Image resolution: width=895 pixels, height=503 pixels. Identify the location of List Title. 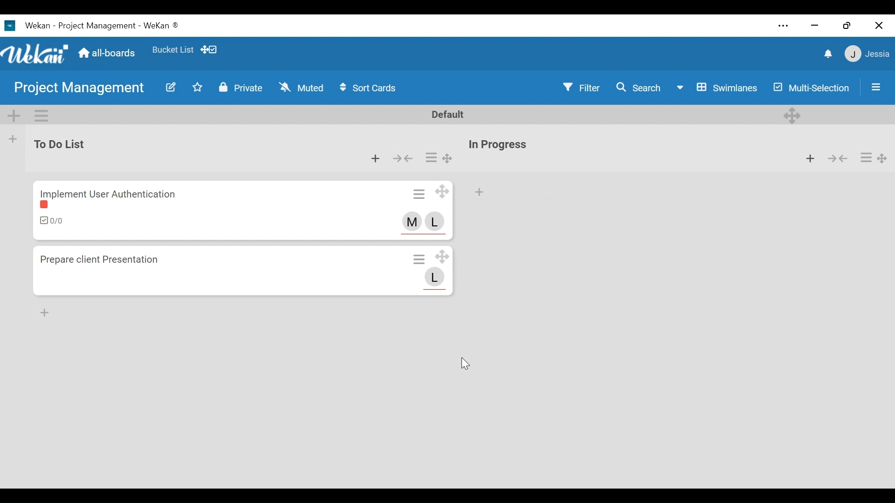
(62, 143).